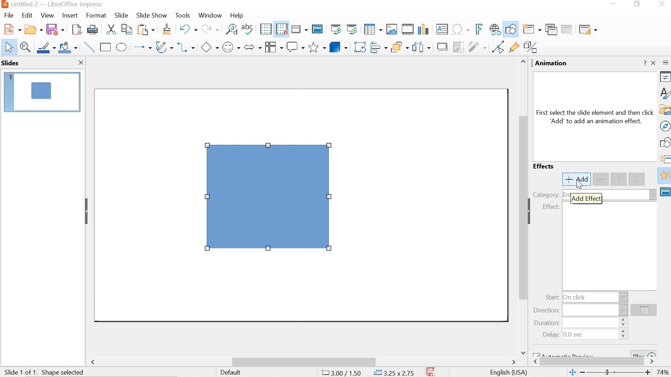 This screenshot has height=377, width=671. I want to click on shadow draw functions, so click(510, 28).